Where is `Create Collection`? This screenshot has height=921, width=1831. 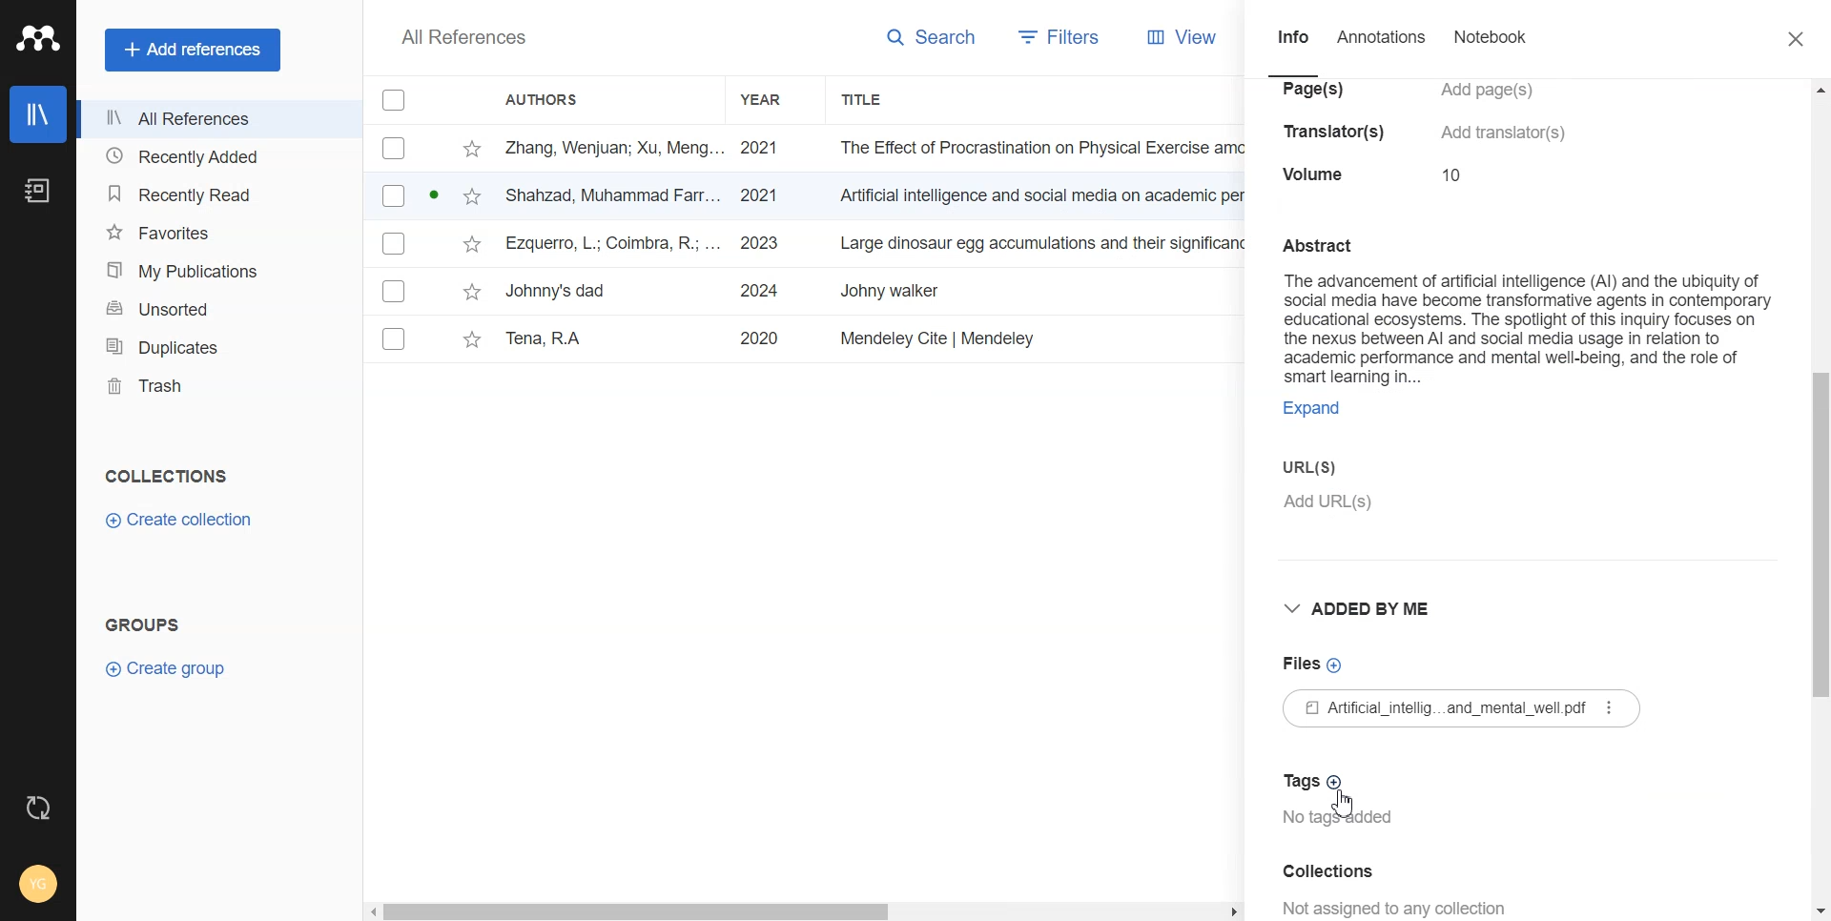 Create Collection is located at coordinates (181, 521).